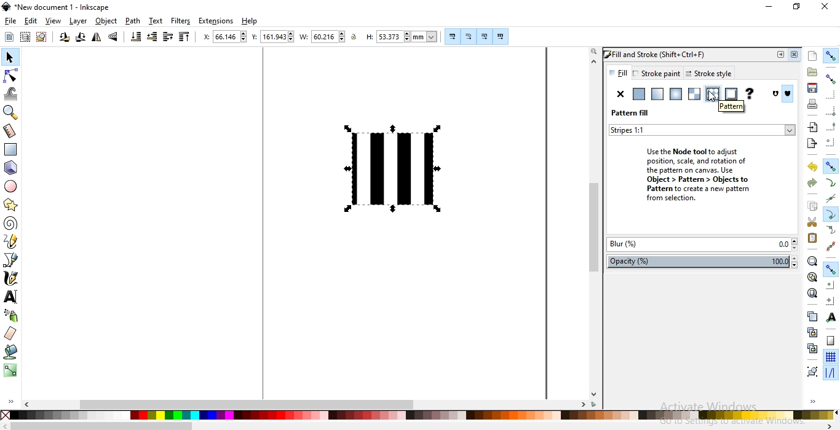 The image size is (840, 430). I want to click on edit paths by nodes, so click(11, 75).